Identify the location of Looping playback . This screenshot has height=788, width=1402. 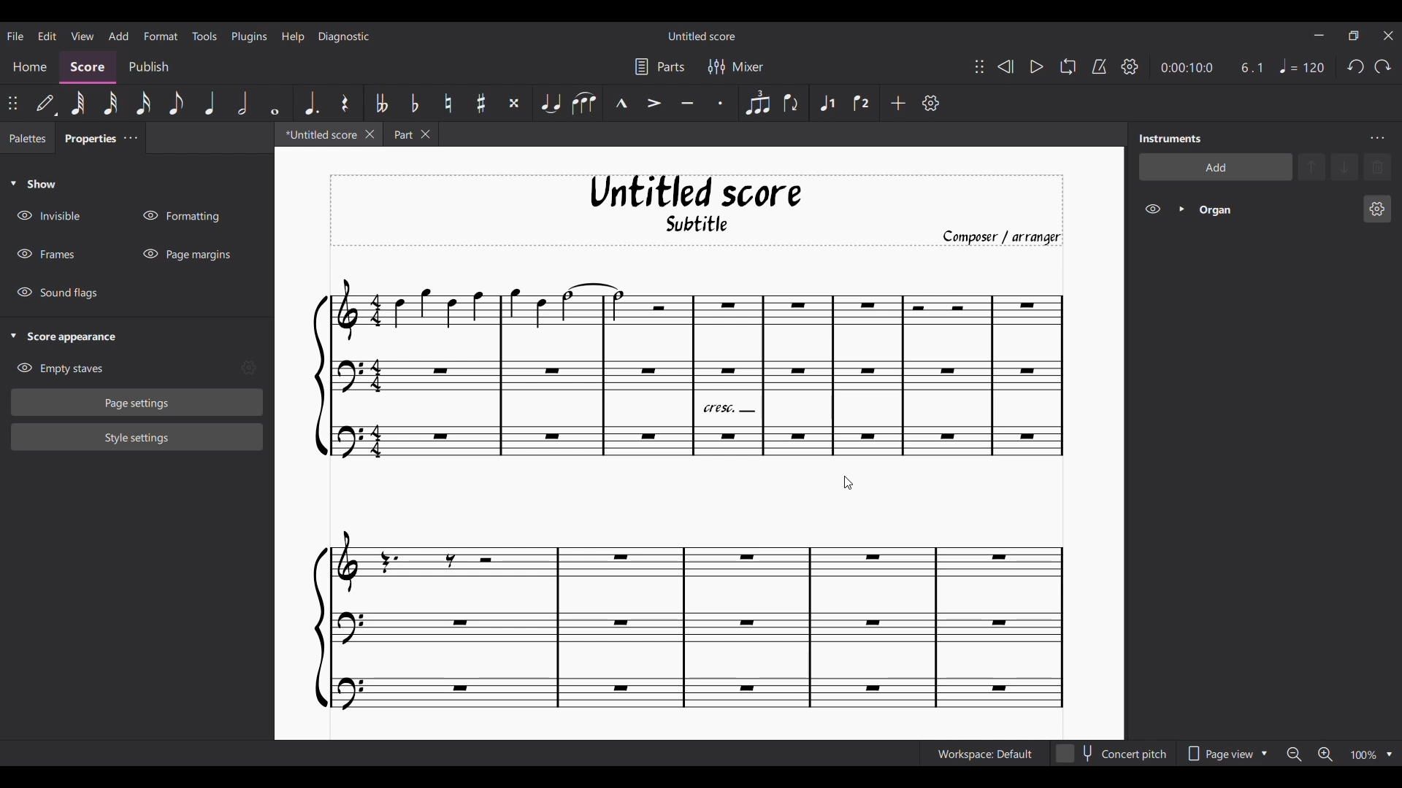
(1068, 66).